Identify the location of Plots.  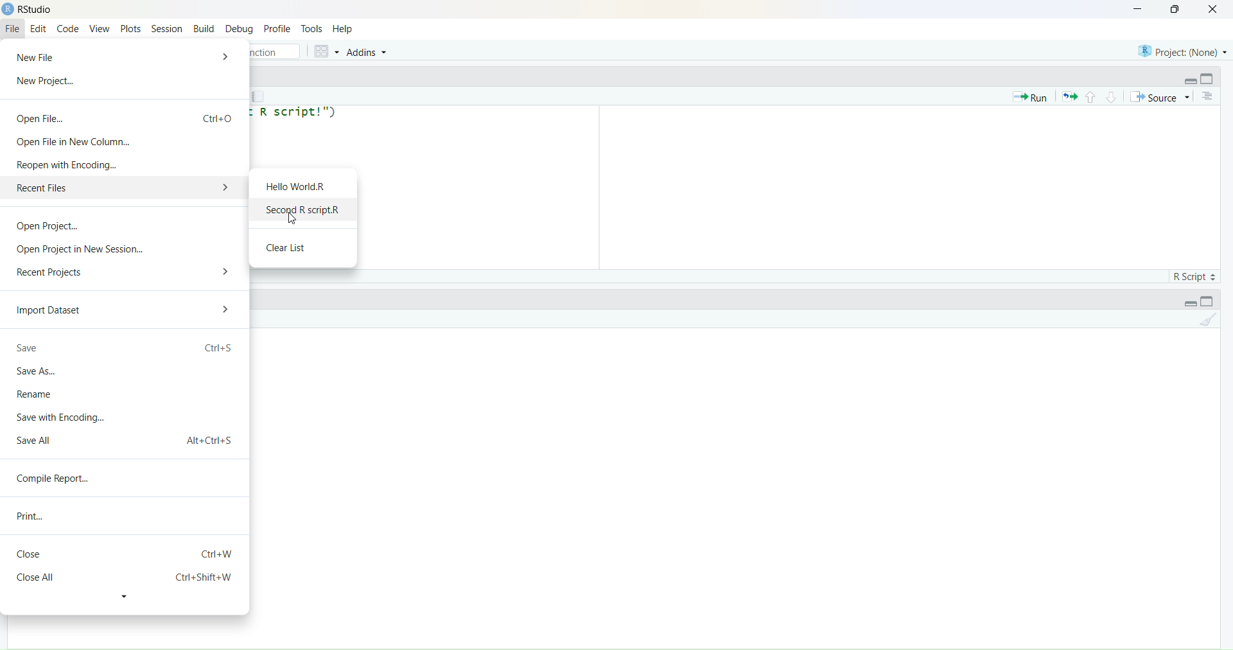
(130, 28).